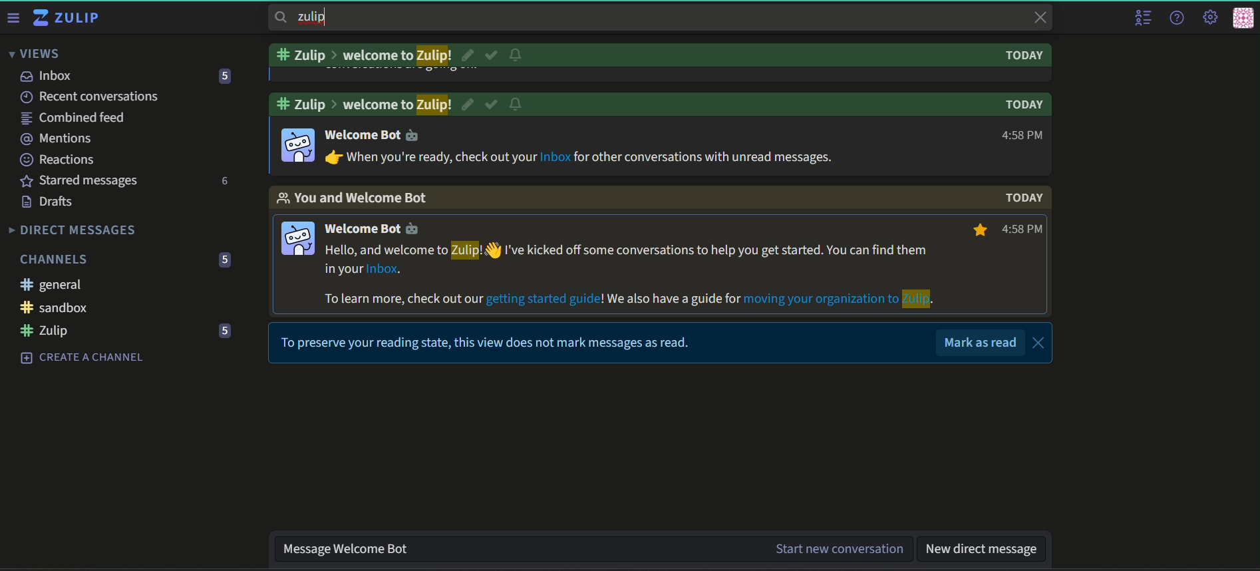 This screenshot has width=1260, height=571. Describe the element at coordinates (493, 55) in the screenshot. I see `resolved` at that location.